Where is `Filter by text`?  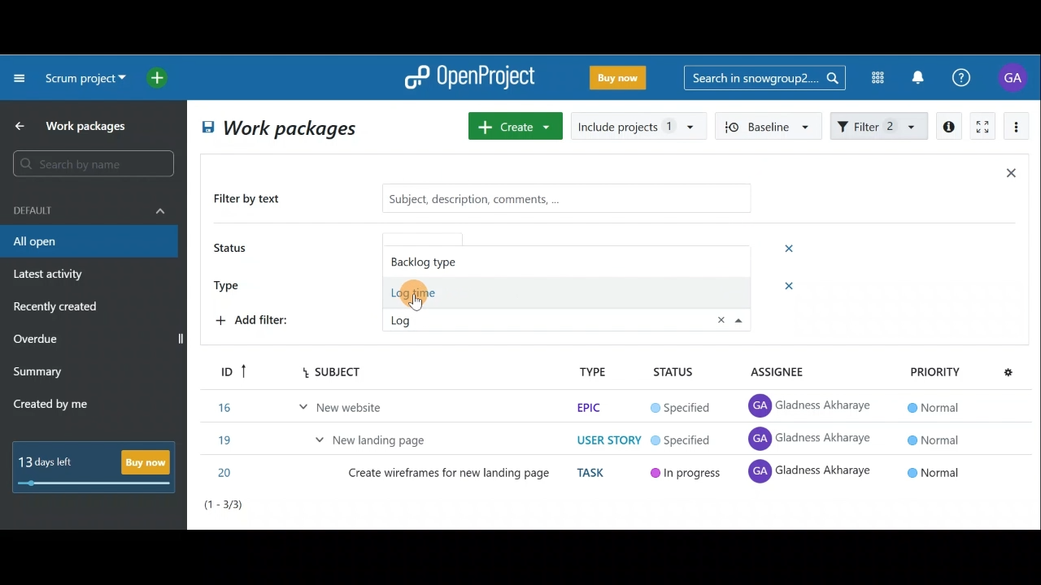 Filter by text is located at coordinates (254, 200).